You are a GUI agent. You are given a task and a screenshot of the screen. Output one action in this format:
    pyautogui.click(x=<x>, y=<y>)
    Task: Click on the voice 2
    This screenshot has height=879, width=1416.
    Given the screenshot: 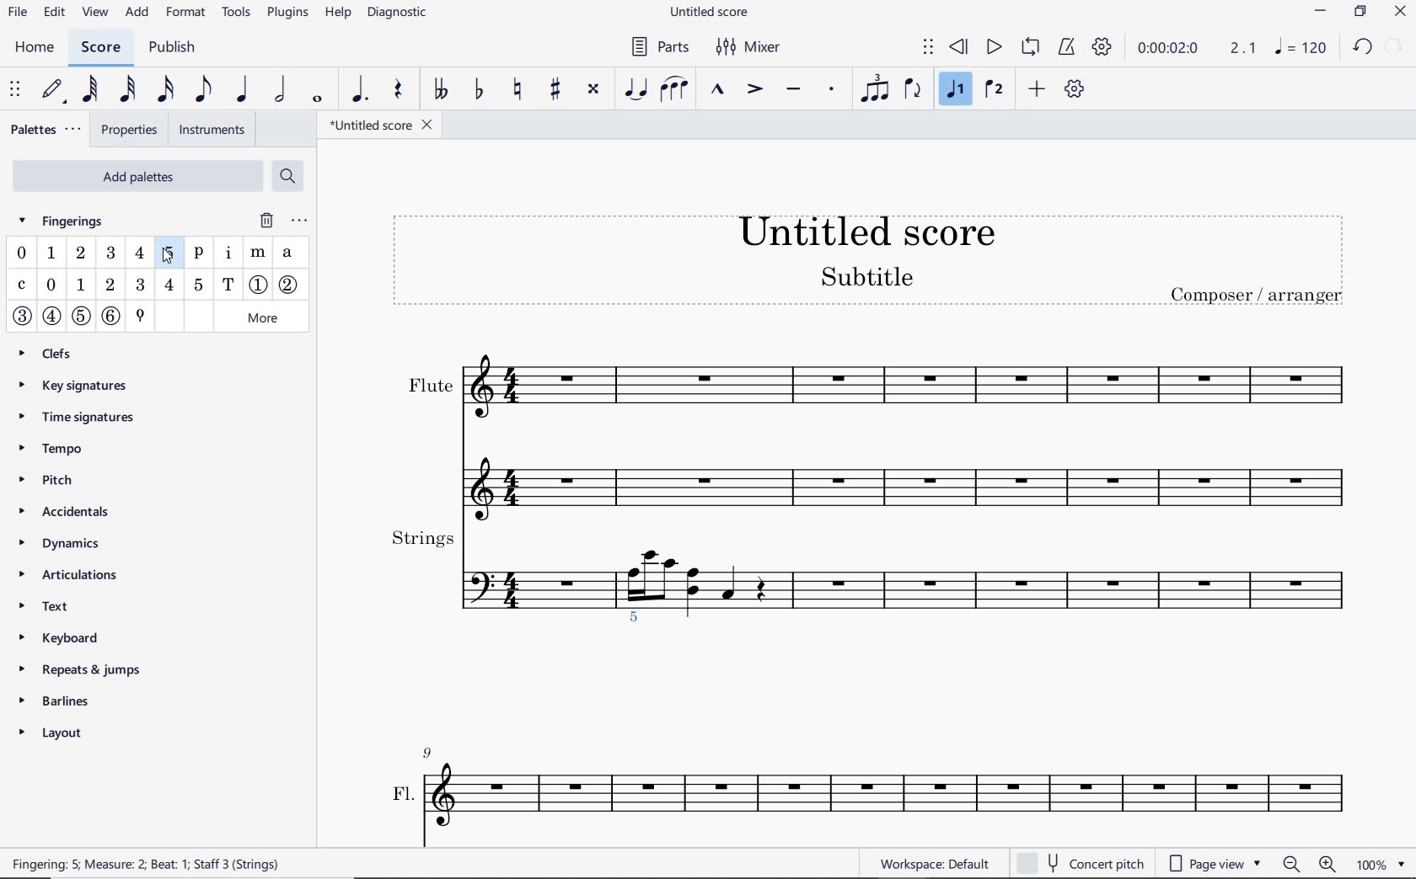 What is the action you would take?
    pyautogui.click(x=993, y=89)
    